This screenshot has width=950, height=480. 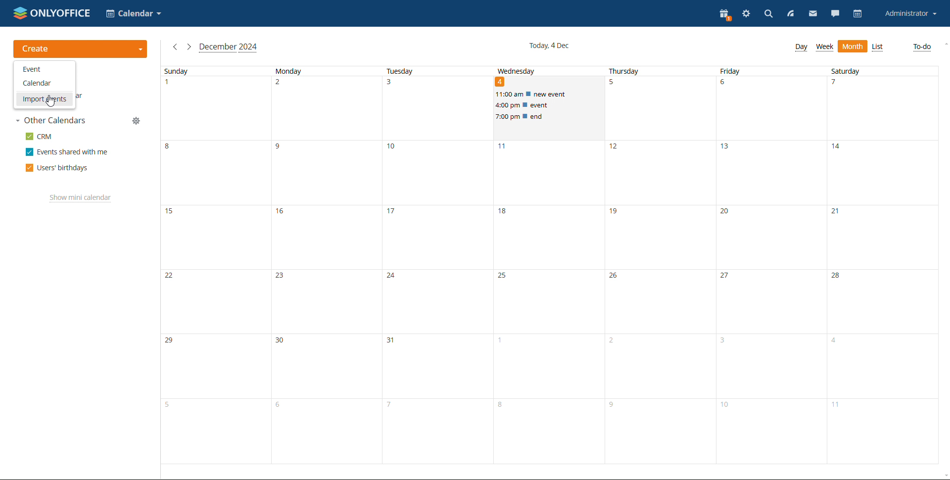 What do you see at coordinates (438, 266) in the screenshot?
I see `tuesday` at bounding box center [438, 266].